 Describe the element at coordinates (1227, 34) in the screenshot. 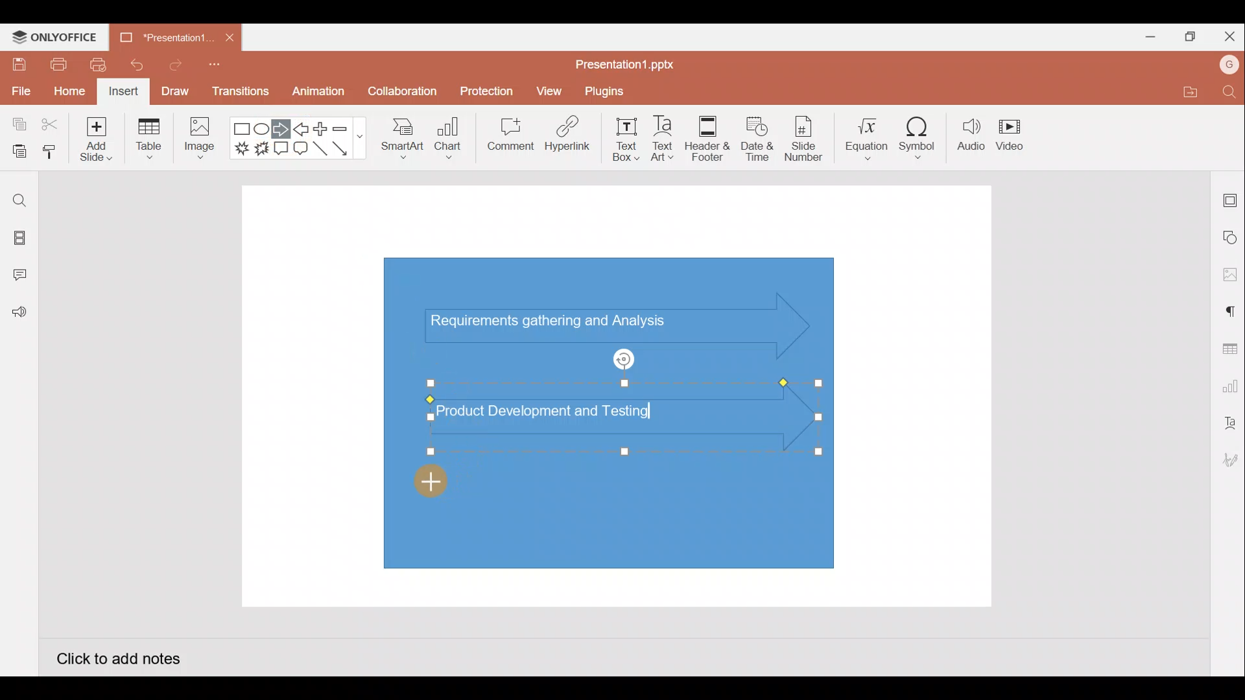

I see `Close` at that location.